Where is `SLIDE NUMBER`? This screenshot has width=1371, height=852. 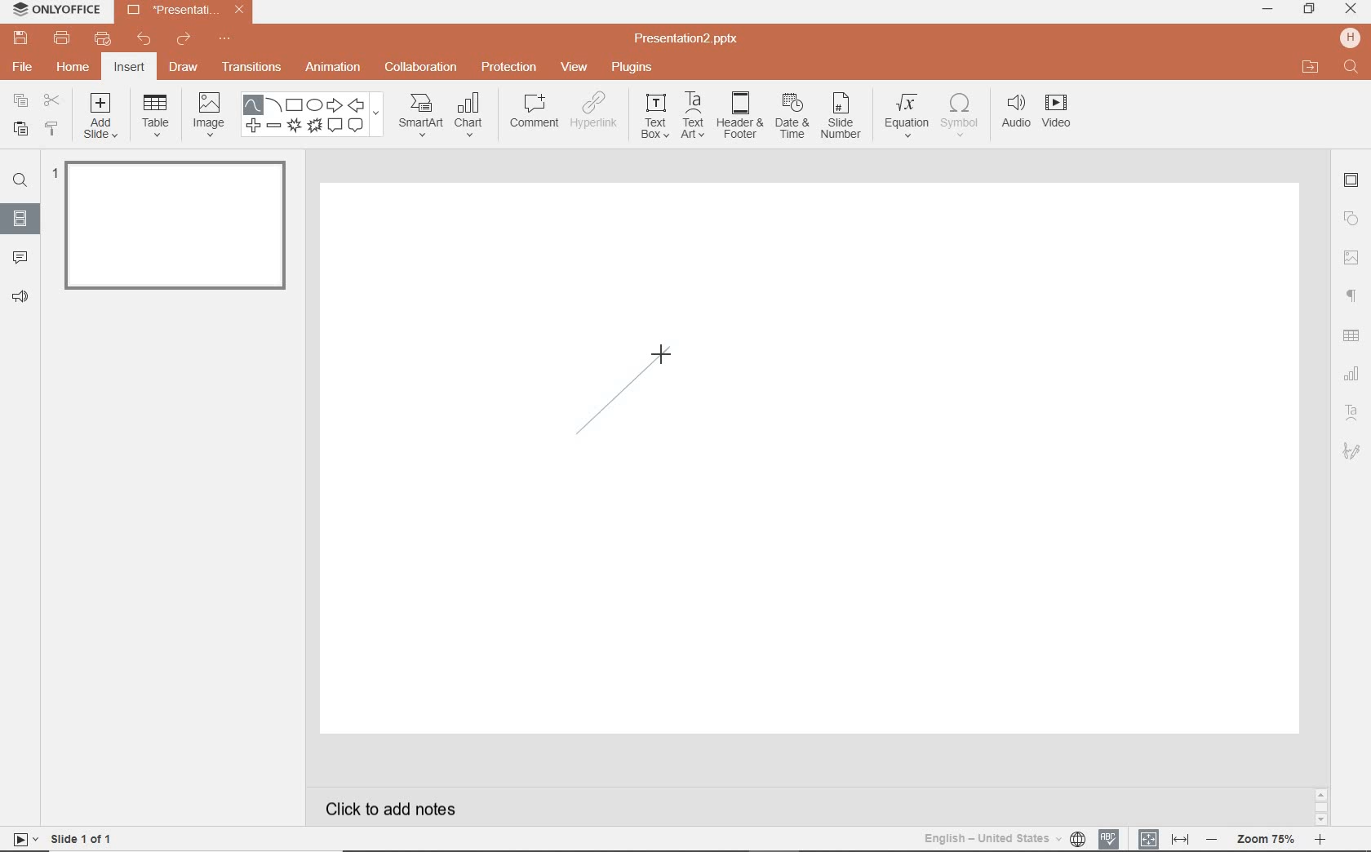 SLIDE NUMBER is located at coordinates (841, 120).